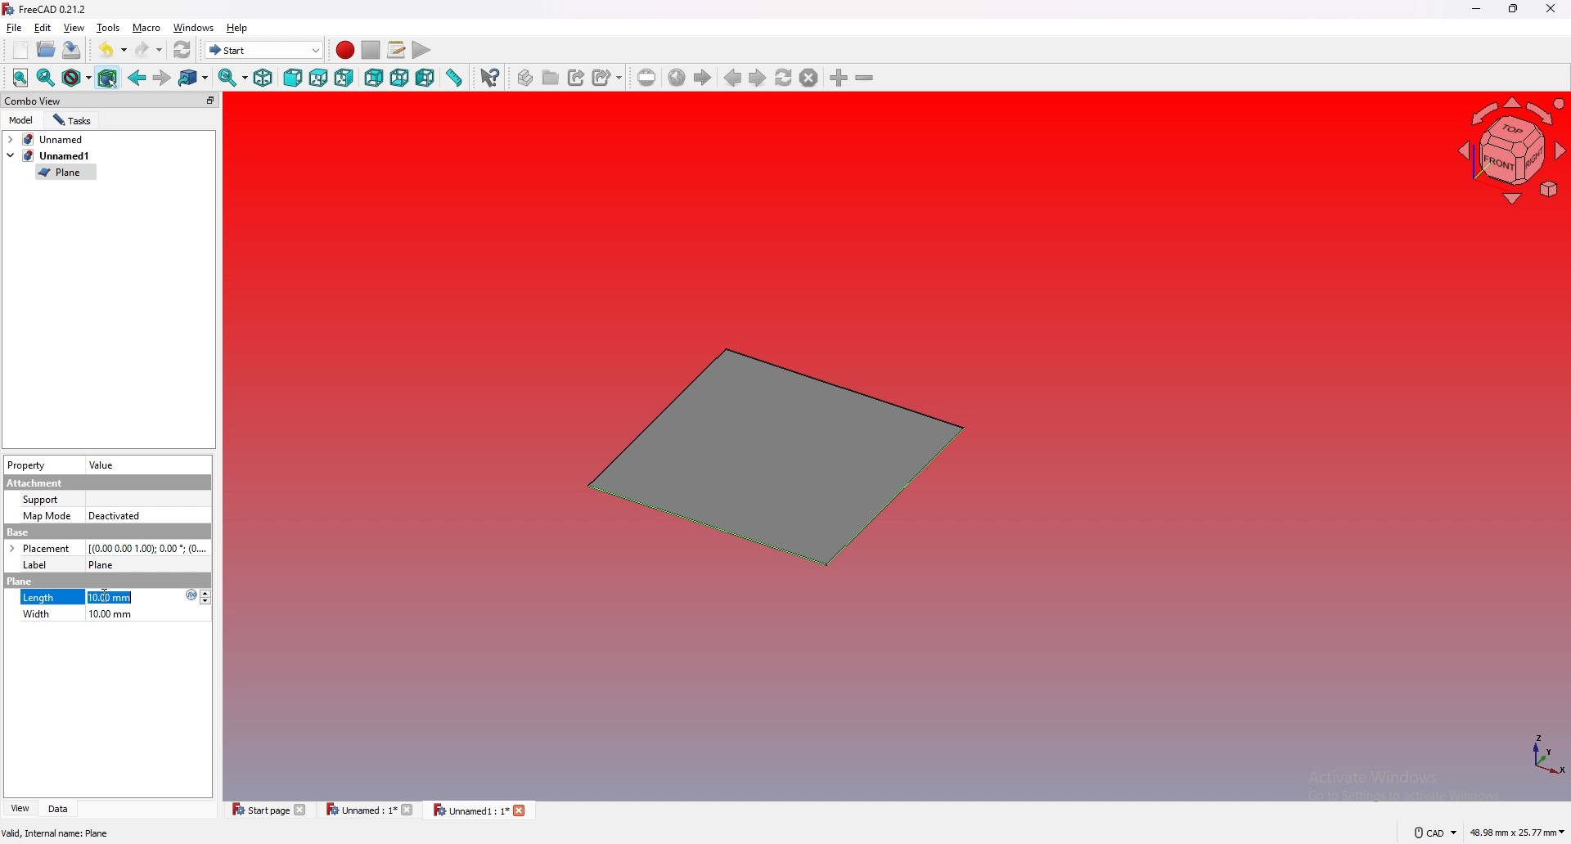 The image size is (1571, 844). Describe the element at coordinates (73, 120) in the screenshot. I see `tasks` at that location.